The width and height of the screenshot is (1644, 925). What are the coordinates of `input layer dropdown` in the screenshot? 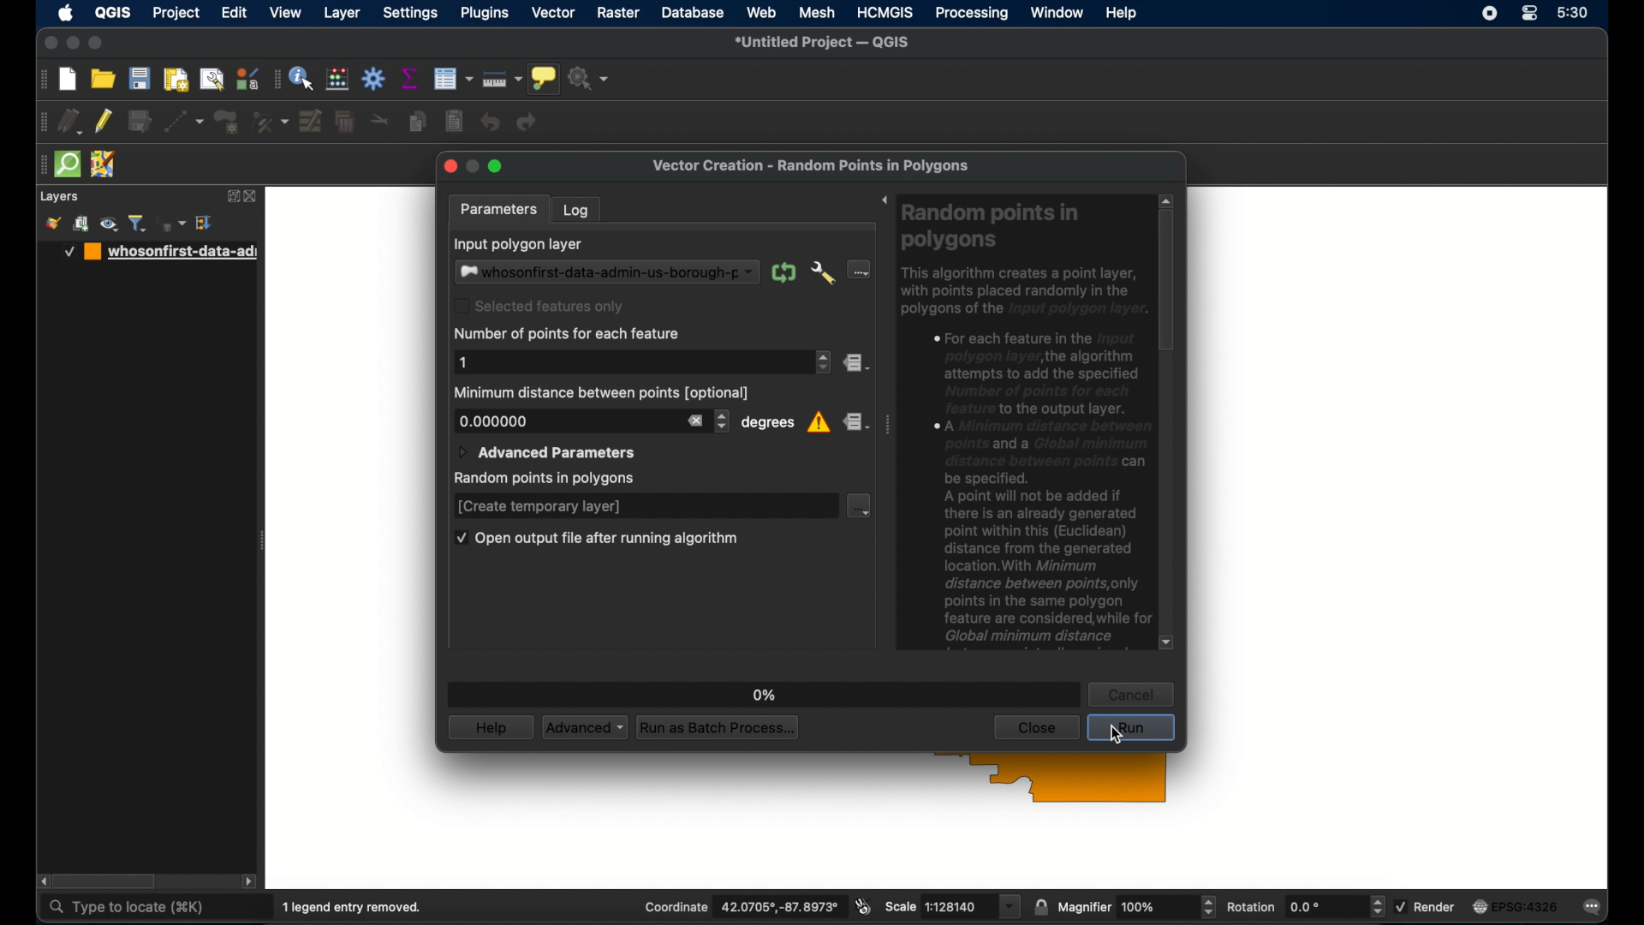 It's located at (606, 272).